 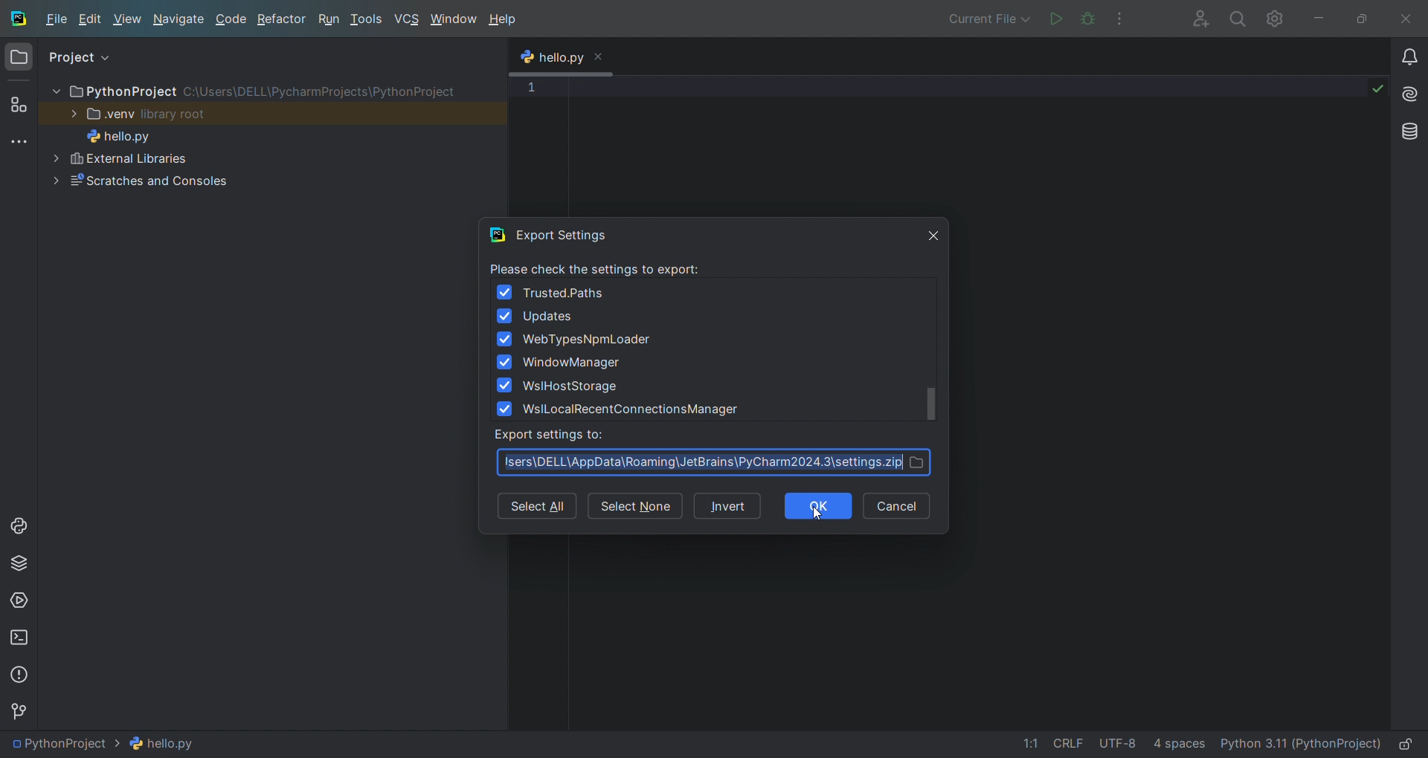 What do you see at coordinates (408, 19) in the screenshot?
I see `vcs` at bounding box center [408, 19].